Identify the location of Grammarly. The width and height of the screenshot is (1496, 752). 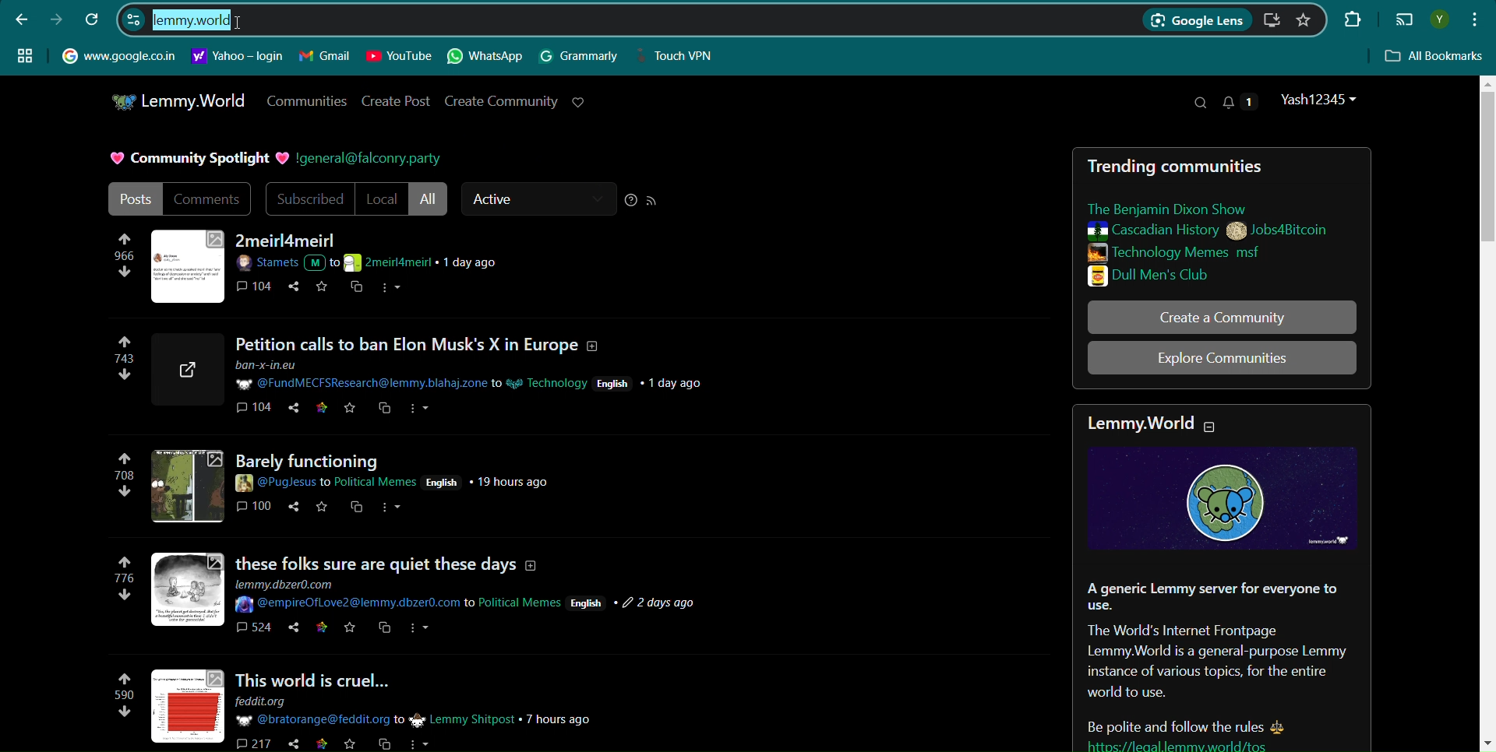
(580, 56).